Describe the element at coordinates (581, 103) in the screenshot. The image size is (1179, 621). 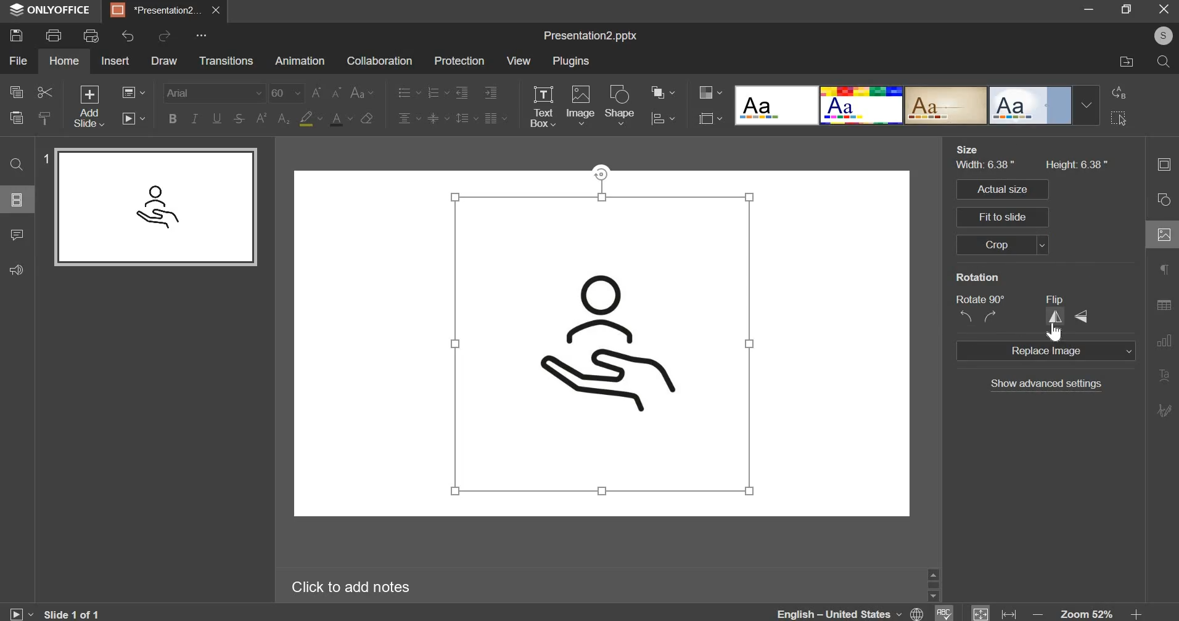
I see `image` at that location.